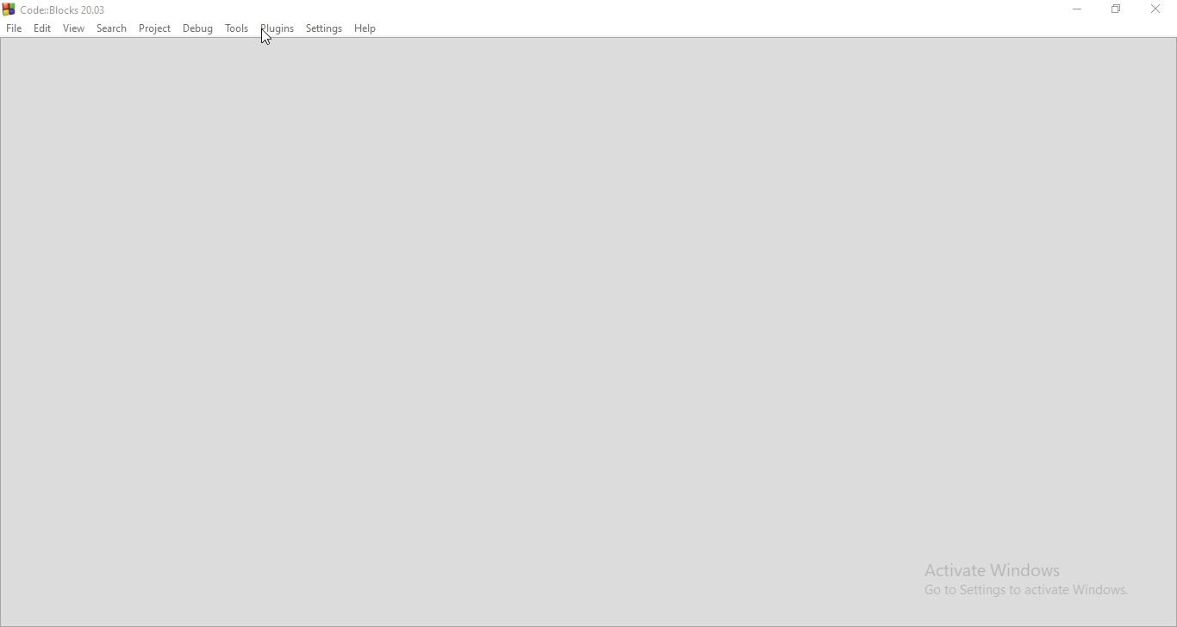  I want to click on View, so click(73, 28).